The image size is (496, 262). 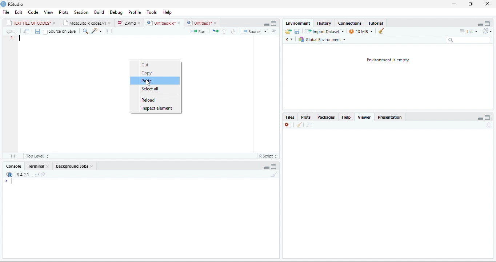 What do you see at coordinates (12, 166) in the screenshot?
I see `Console` at bounding box center [12, 166].